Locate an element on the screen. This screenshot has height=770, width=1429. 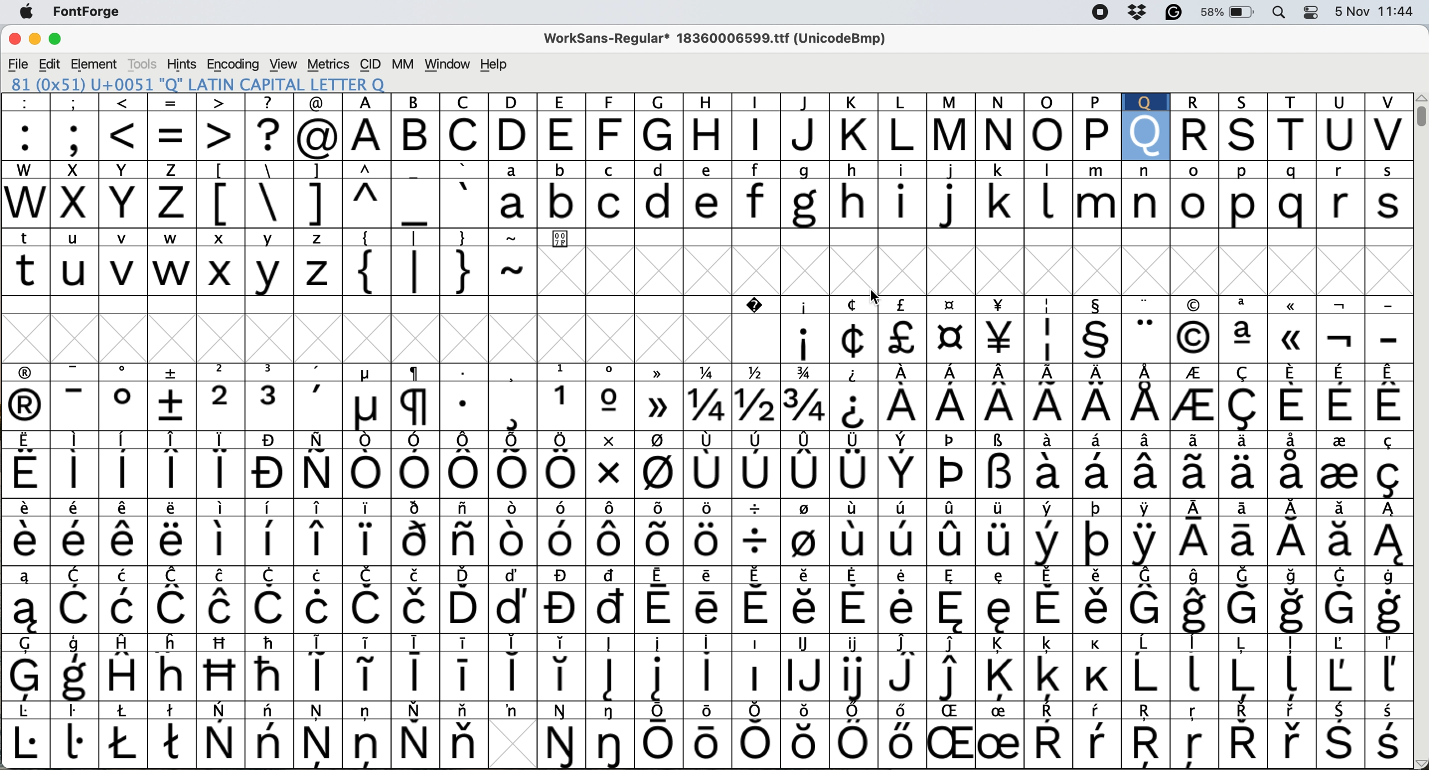
hints is located at coordinates (184, 64).